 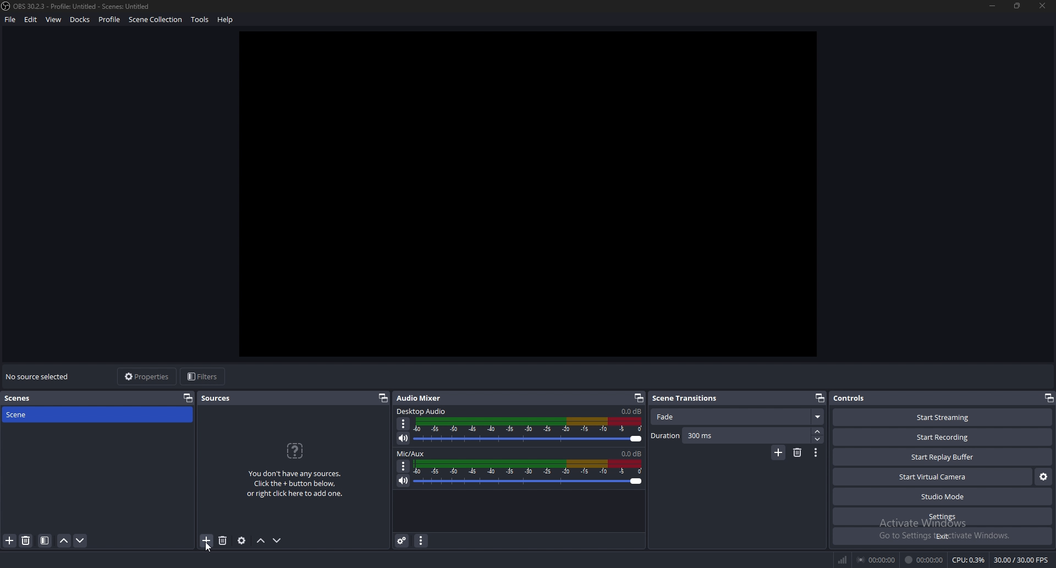 I want to click on edit, so click(x=32, y=19).